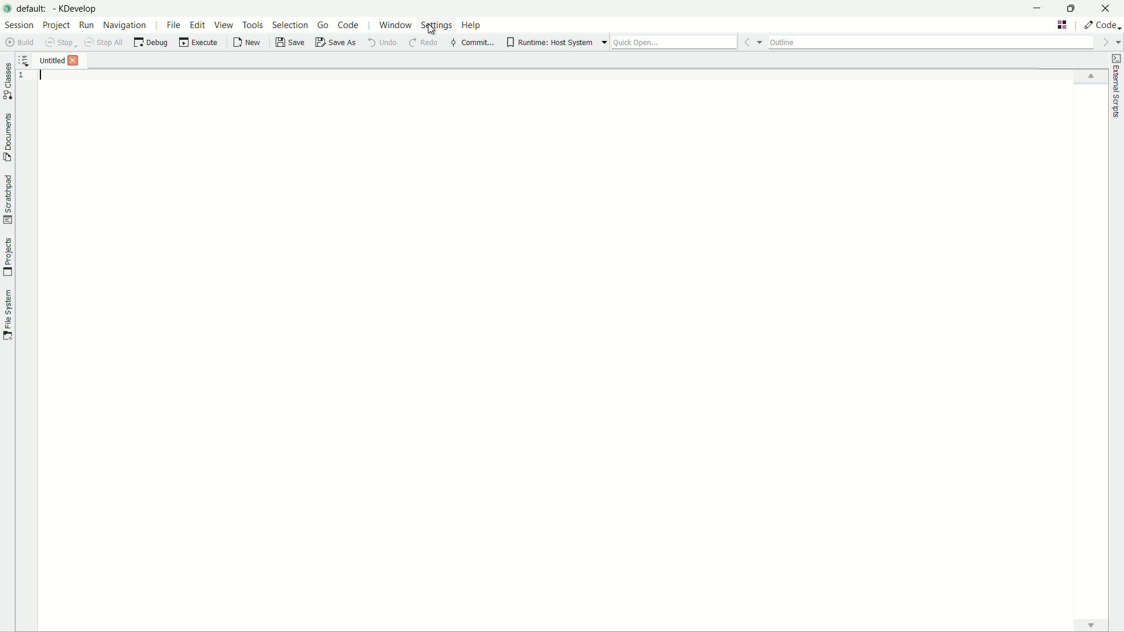  I want to click on Close, so click(76, 60).